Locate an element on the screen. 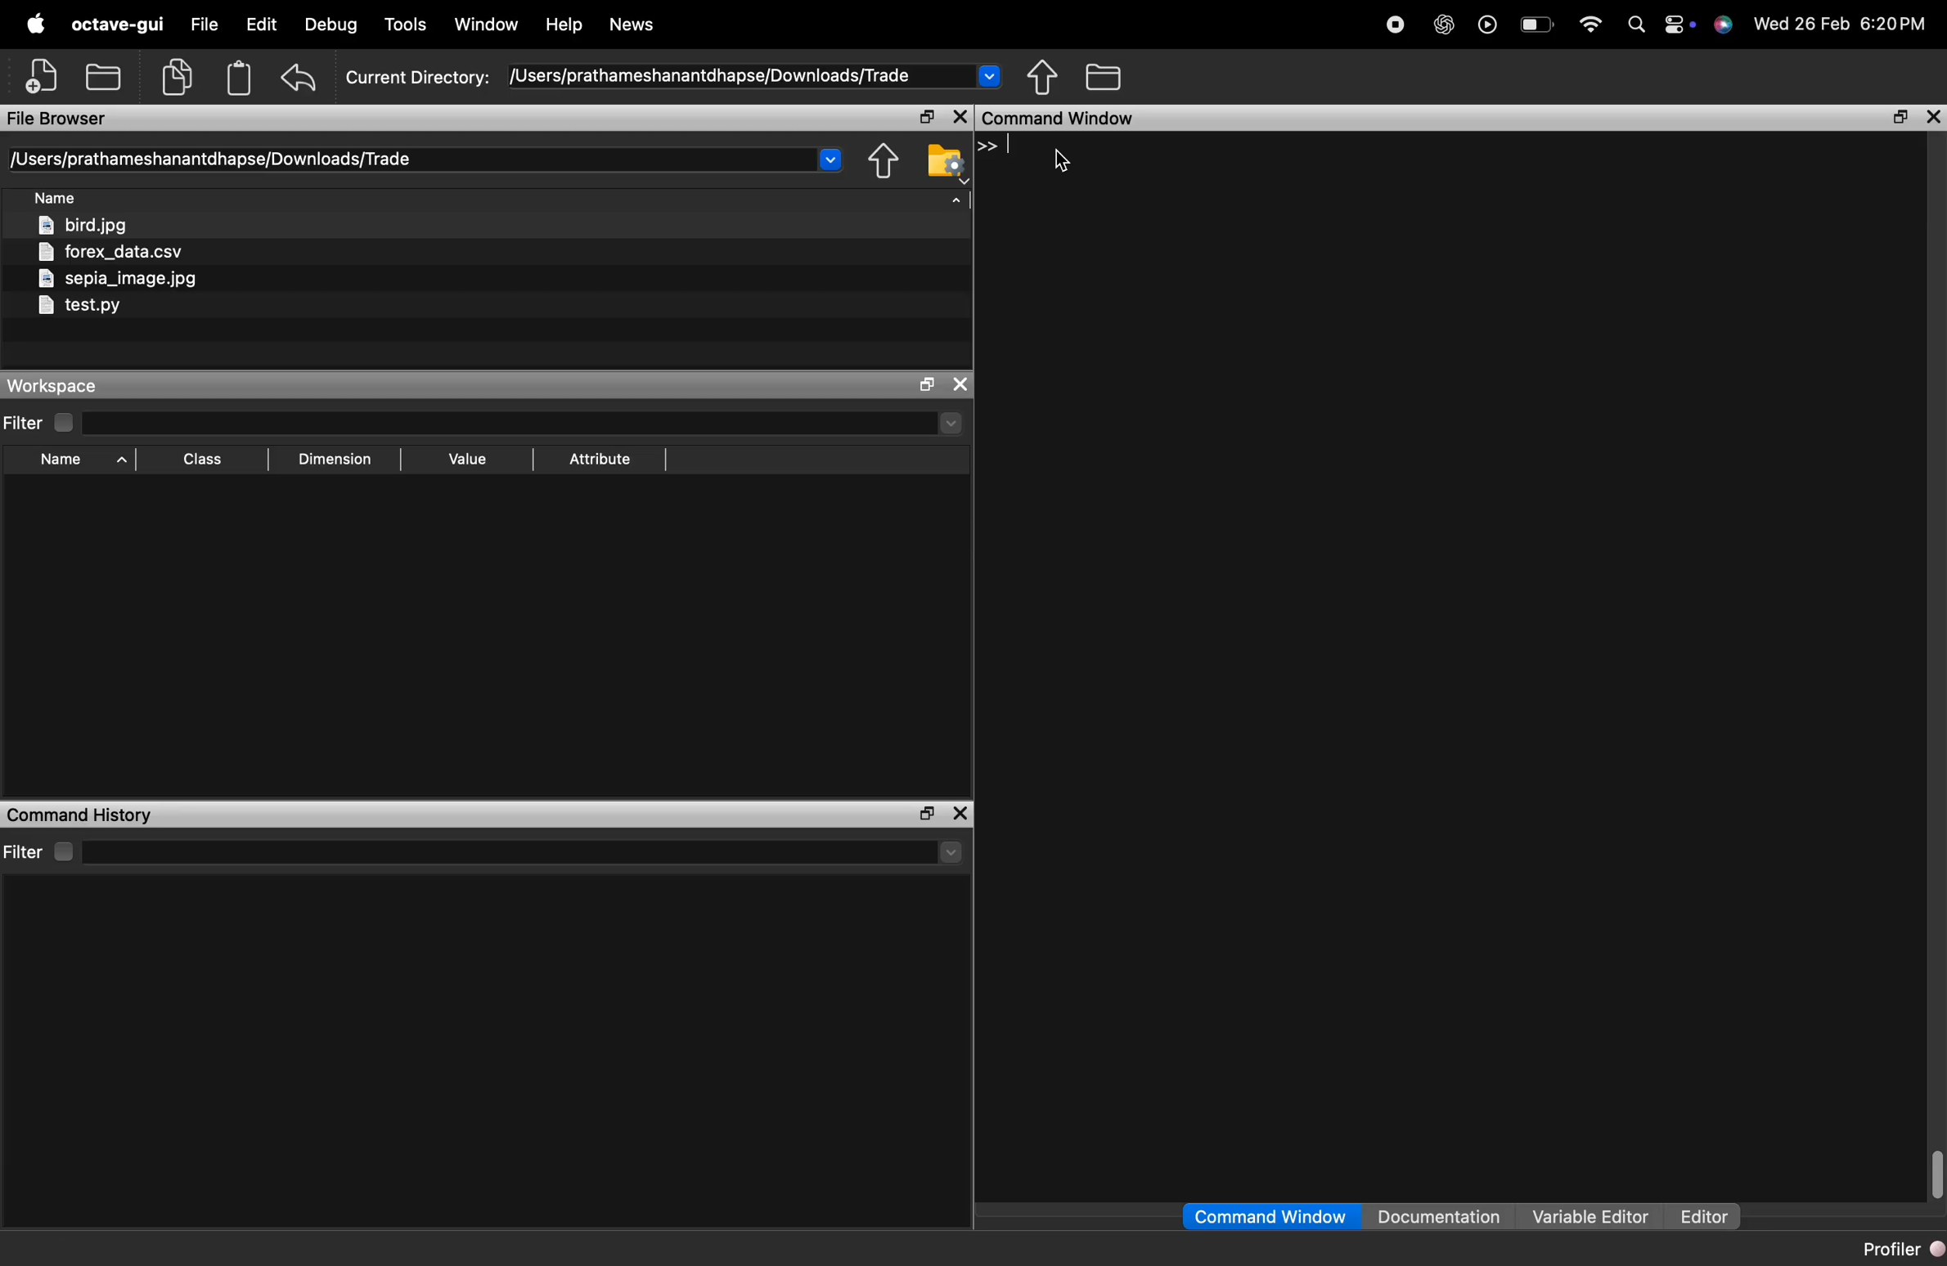  New file is located at coordinates (41, 75).